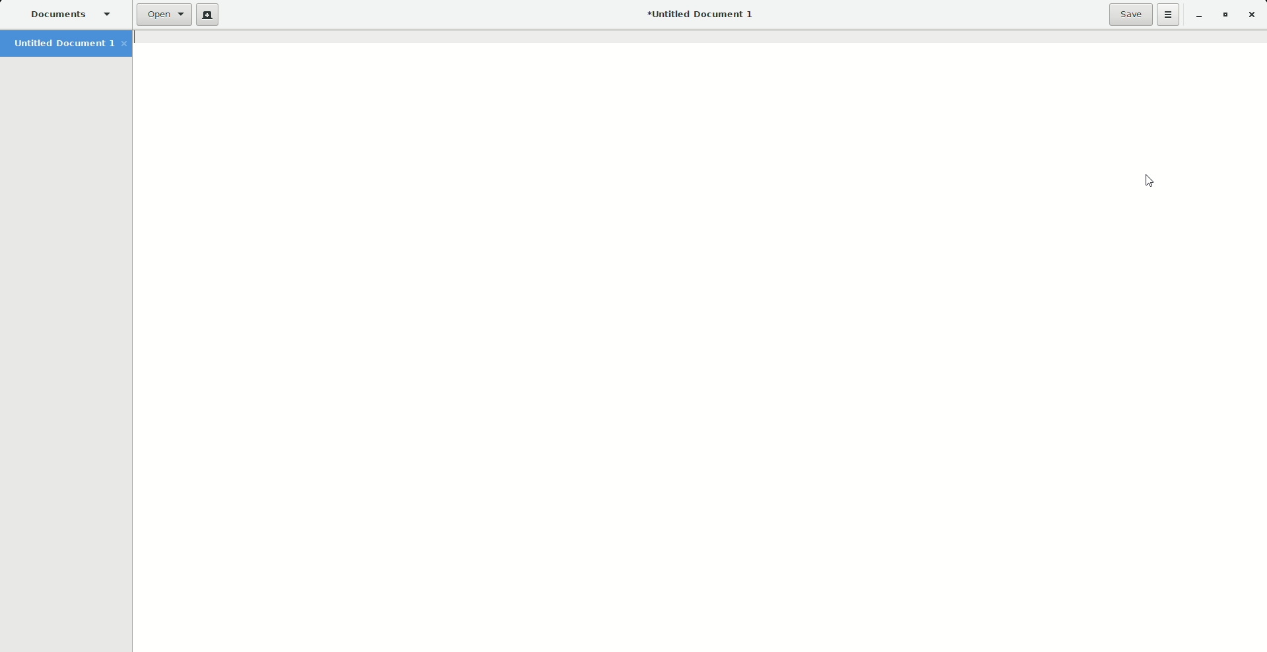 The width and height of the screenshot is (1267, 652). I want to click on Save, so click(1130, 15).